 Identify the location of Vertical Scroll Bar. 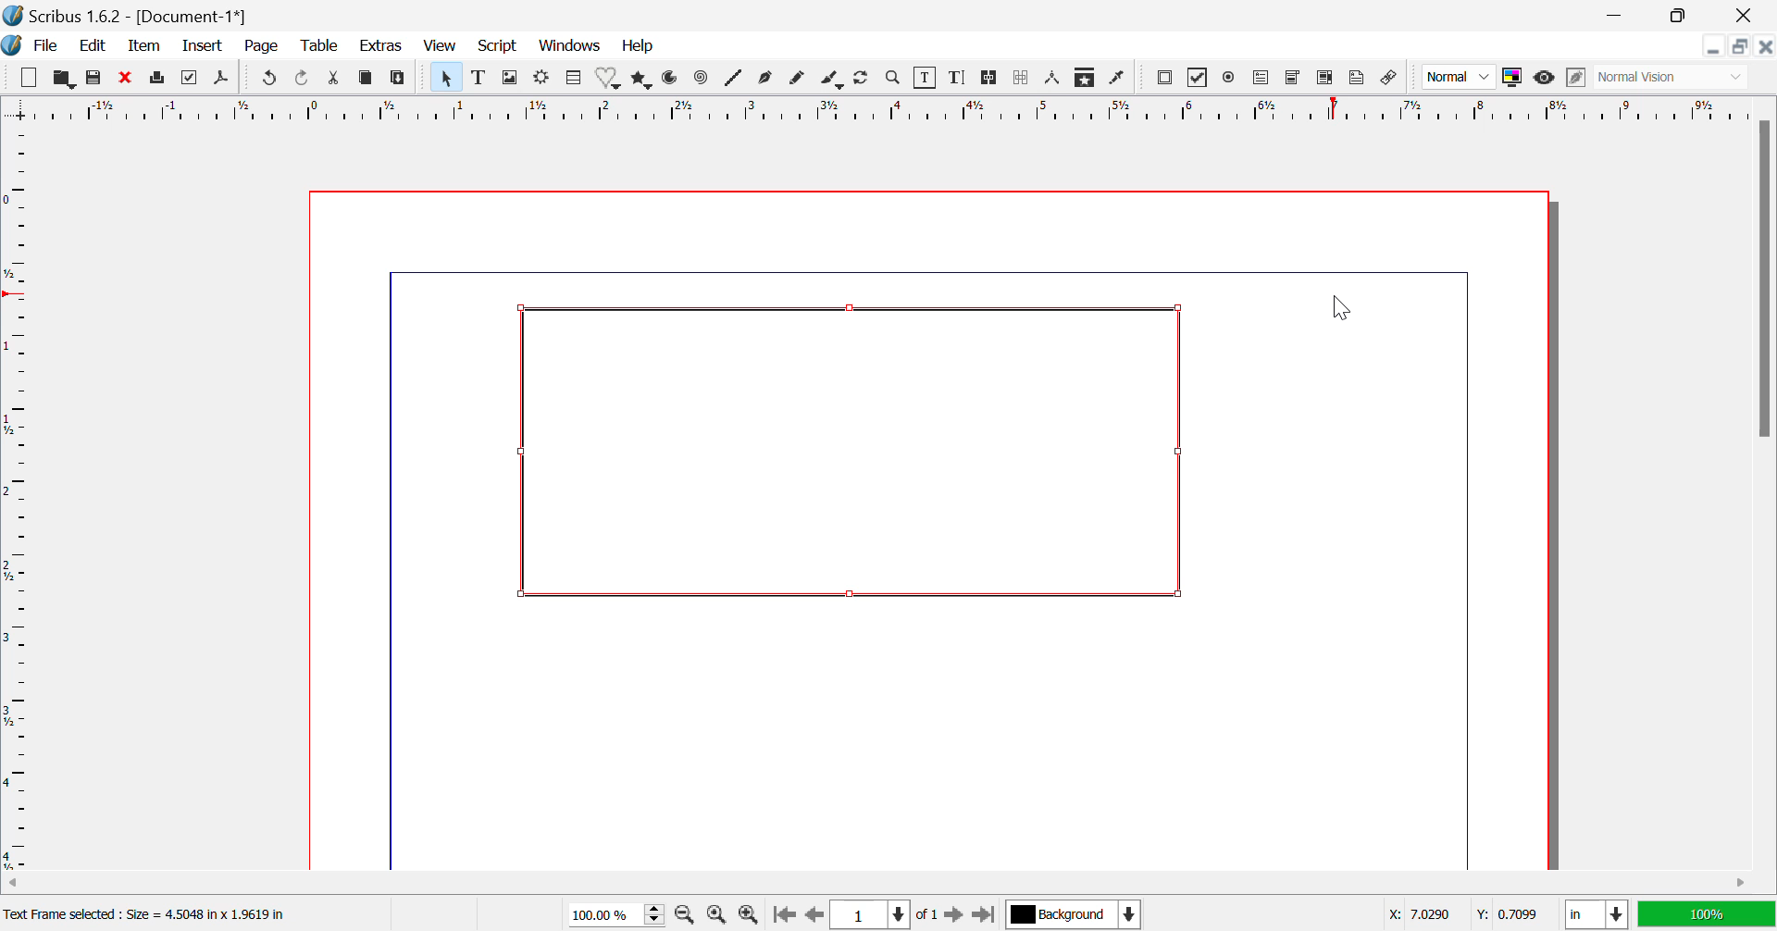
(1761, 491).